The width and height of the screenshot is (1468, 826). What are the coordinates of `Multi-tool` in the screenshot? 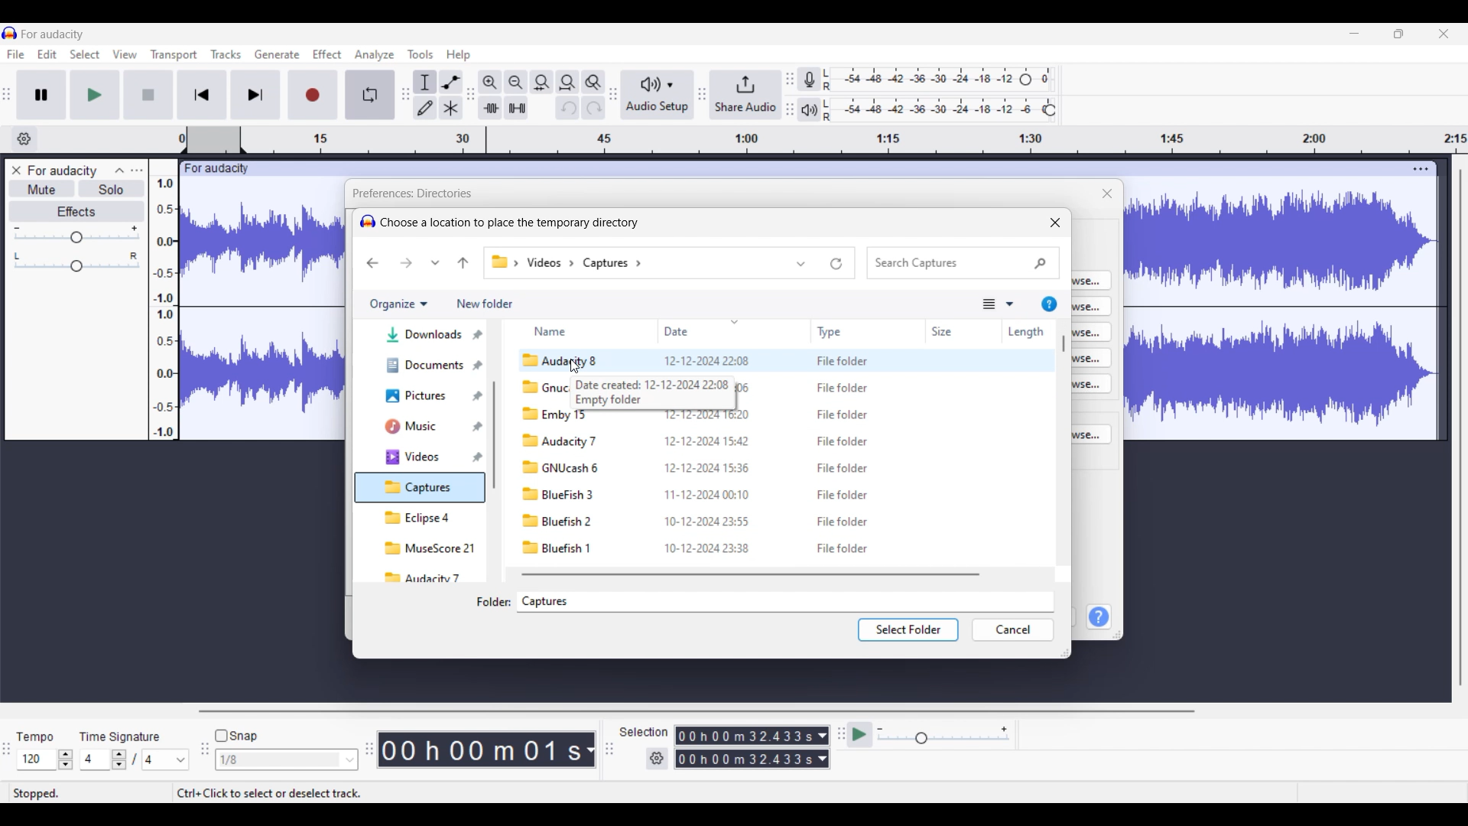 It's located at (451, 107).